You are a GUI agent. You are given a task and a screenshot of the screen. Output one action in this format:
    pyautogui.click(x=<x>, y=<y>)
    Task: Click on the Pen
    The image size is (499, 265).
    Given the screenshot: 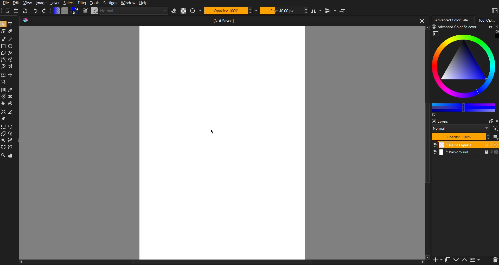 What is the action you would take?
    pyautogui.click(x=11, y=31)
    